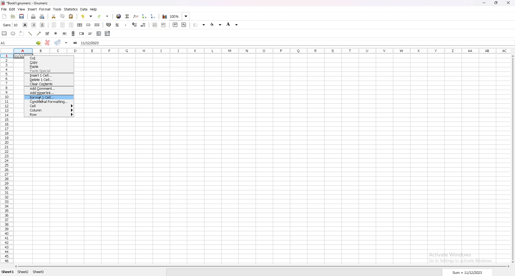  What do you see at coordinates (82, 33) in the screenshot?
I see `spin button` at bounding box center [82, 33].